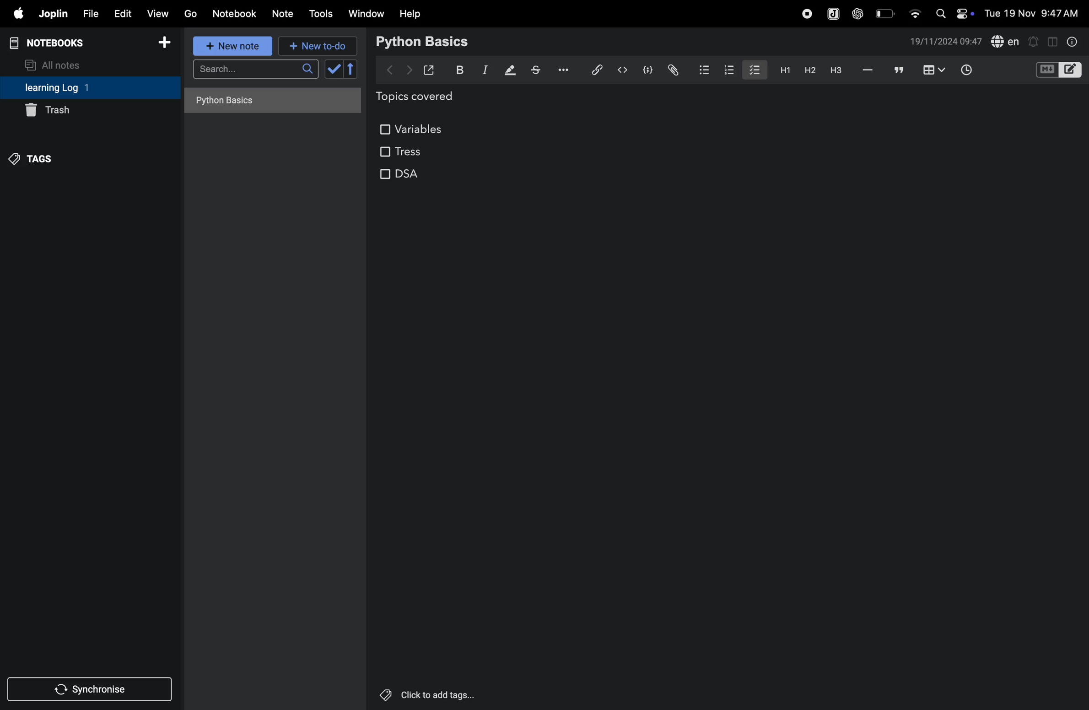 The width and height of the screenshot is (1089, 710). What do you see at coordinates (390, 69) in the screenshot?
I see `backward` at bounding box center [390, 69].